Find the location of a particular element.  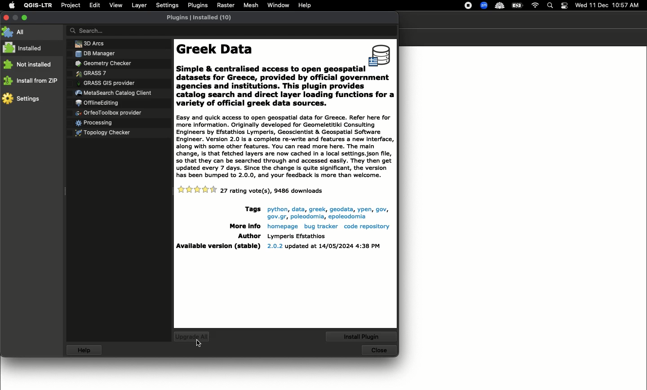

reek is located at coordinates (317, 209).